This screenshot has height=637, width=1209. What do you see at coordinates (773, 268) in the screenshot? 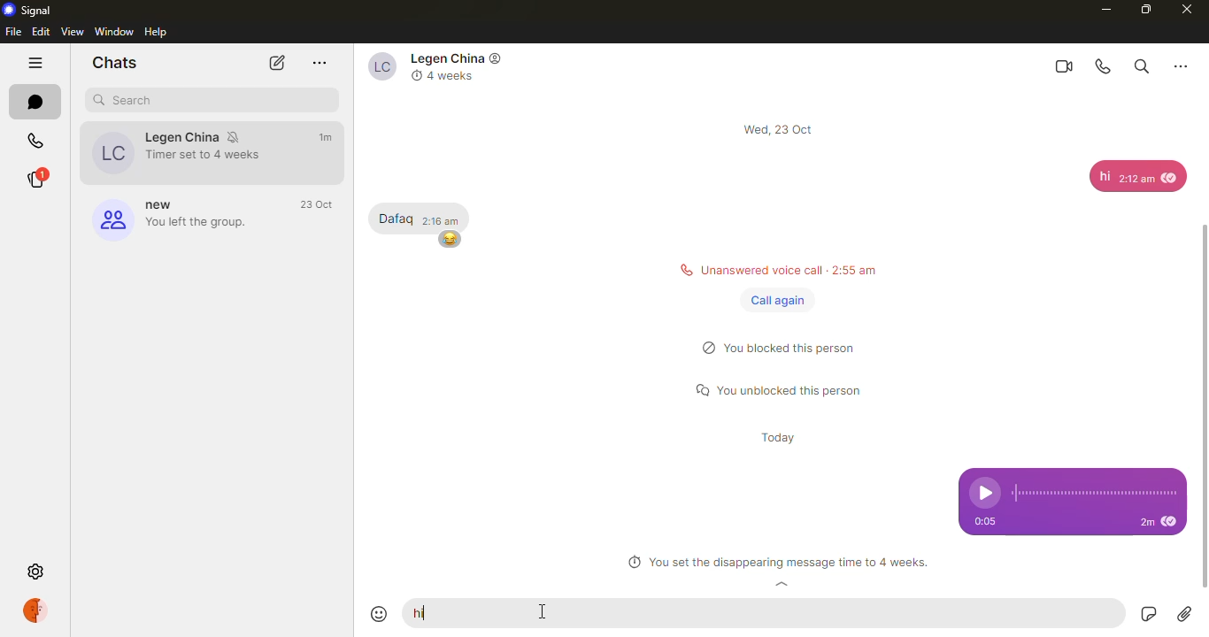
I see ` Unanswered voice call - 2:55 am` at bounding box center [773, 268].